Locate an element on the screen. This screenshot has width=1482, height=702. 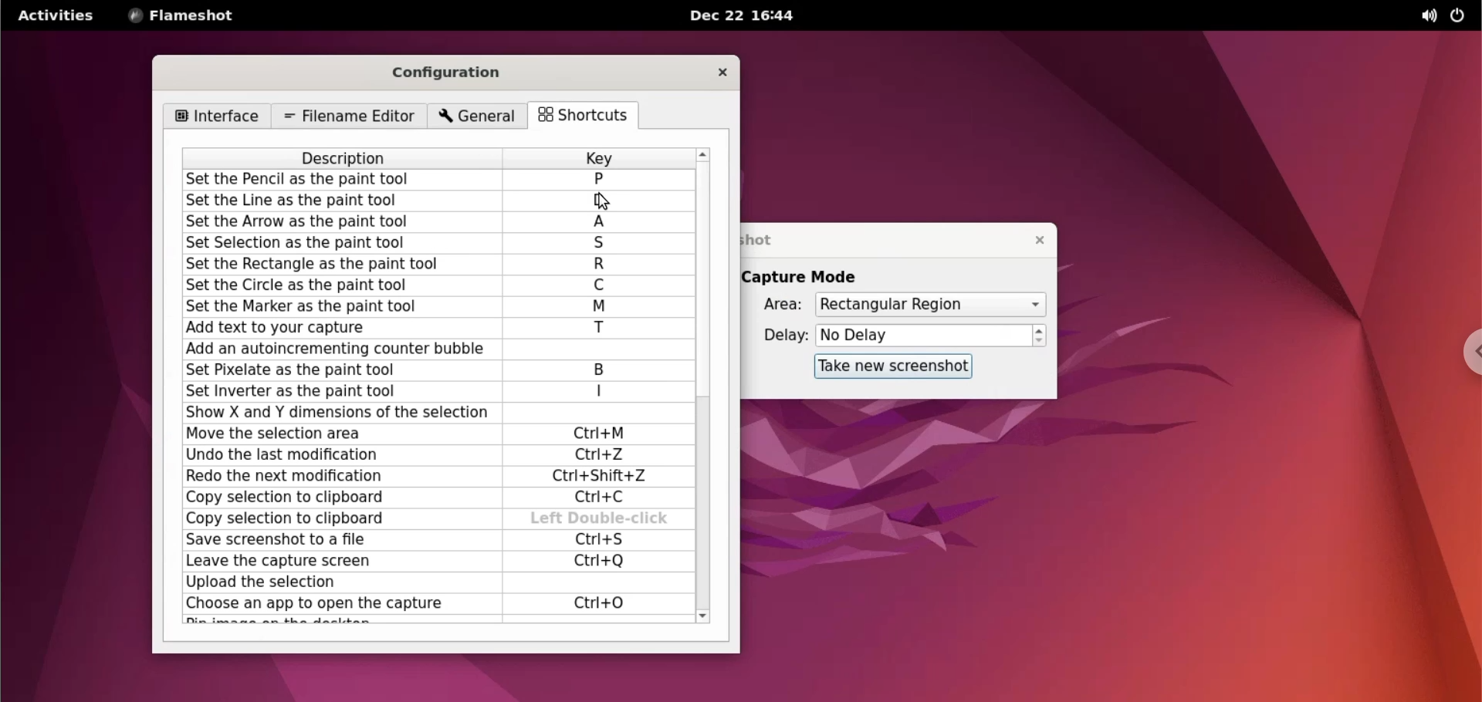
enter shortcut textbox is located at coordinates (596, 349).